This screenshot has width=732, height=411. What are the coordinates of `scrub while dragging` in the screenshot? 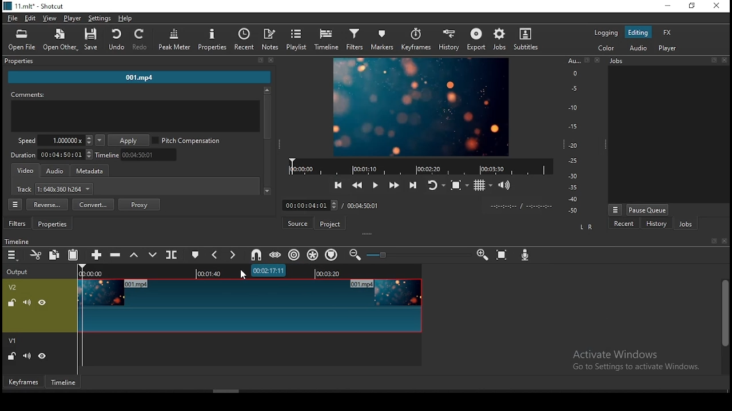 It's located at (277, 254).